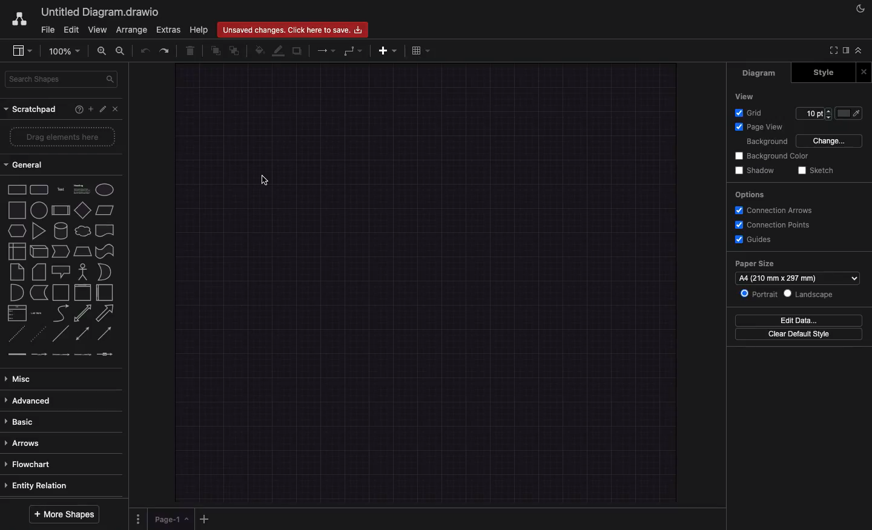 This screenshot has height=530, width=872. What do you see at coordinates (749, 194) in the screenshot?
I see `Options` at bounding box center [749, 194].